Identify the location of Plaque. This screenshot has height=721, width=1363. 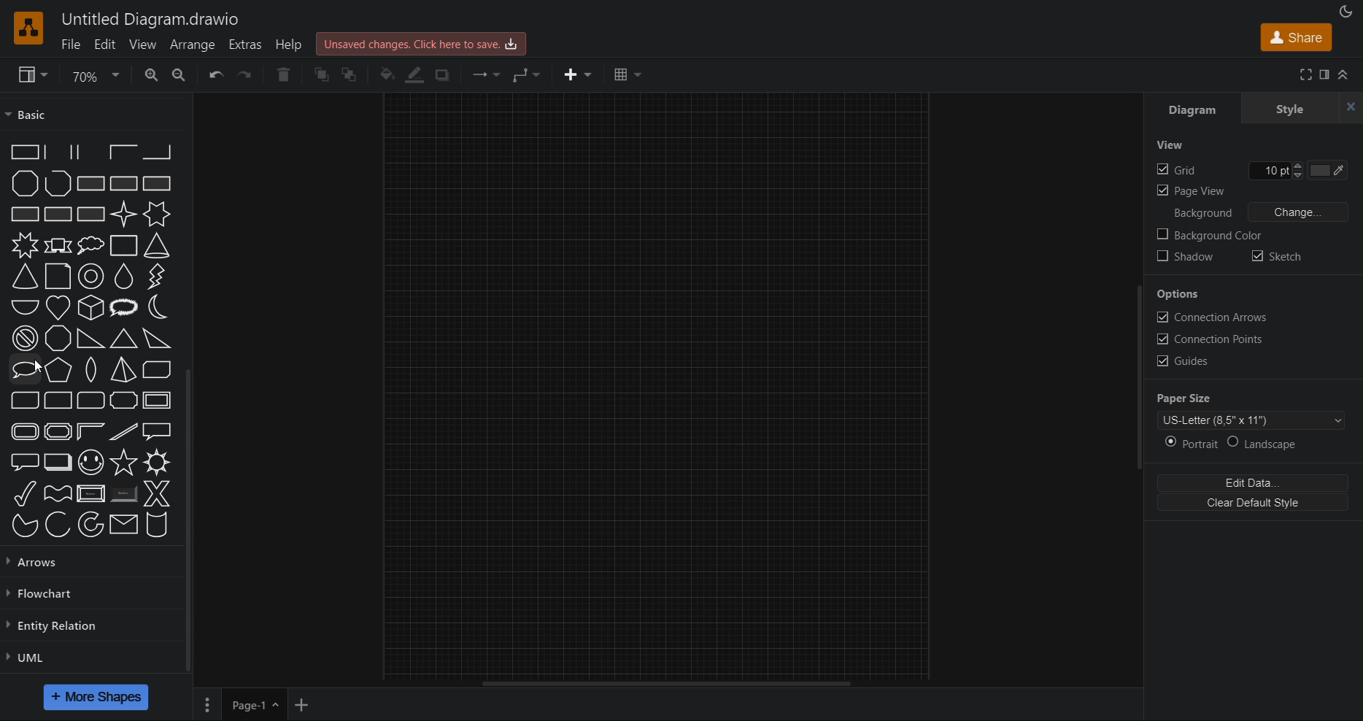
(124, 401).